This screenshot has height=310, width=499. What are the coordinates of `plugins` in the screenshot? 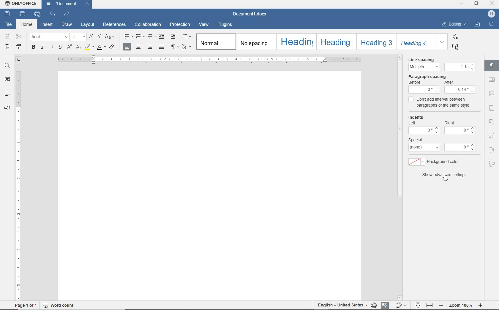 It's located at (227, 25).